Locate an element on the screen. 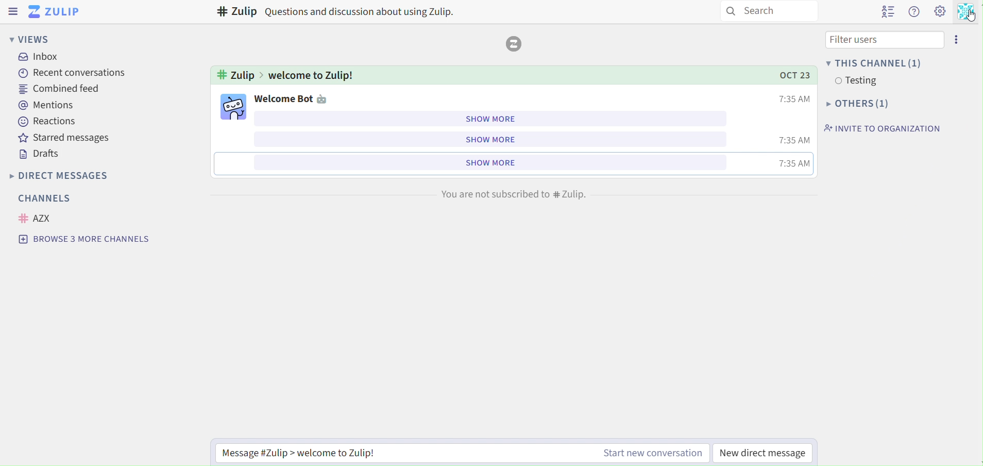 The height and width of the screenshot is (466, 983). show more is located at coordinates (488, 162).